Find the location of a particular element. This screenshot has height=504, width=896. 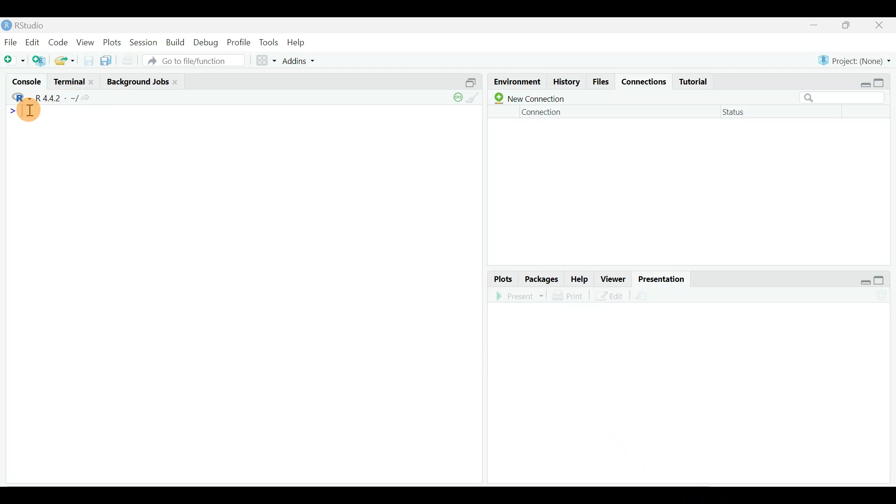

Help is located at coordinates (297, 41).